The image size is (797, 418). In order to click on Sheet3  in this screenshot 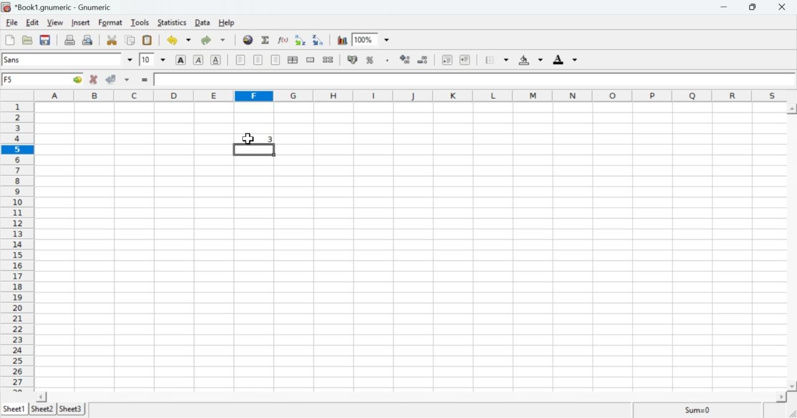, I will do `click(73, 409)`.